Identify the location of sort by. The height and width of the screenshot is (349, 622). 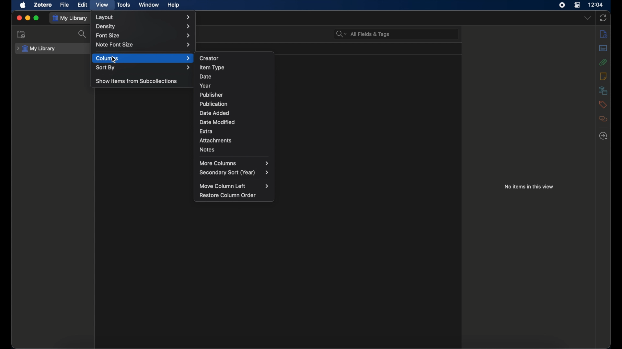
(143, 68).